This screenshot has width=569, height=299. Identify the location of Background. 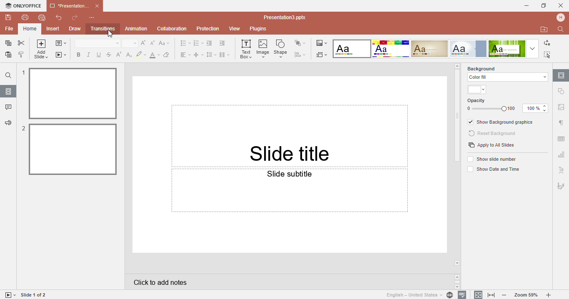
(488, 68).